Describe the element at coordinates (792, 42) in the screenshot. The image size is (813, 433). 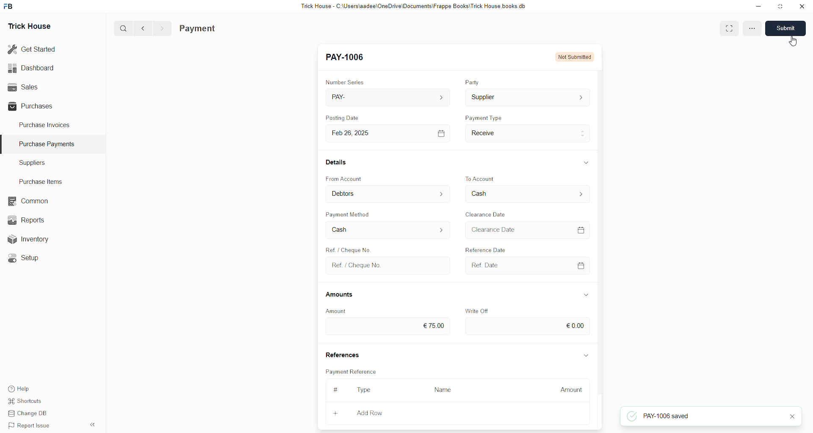
I see `cursor` at that location.